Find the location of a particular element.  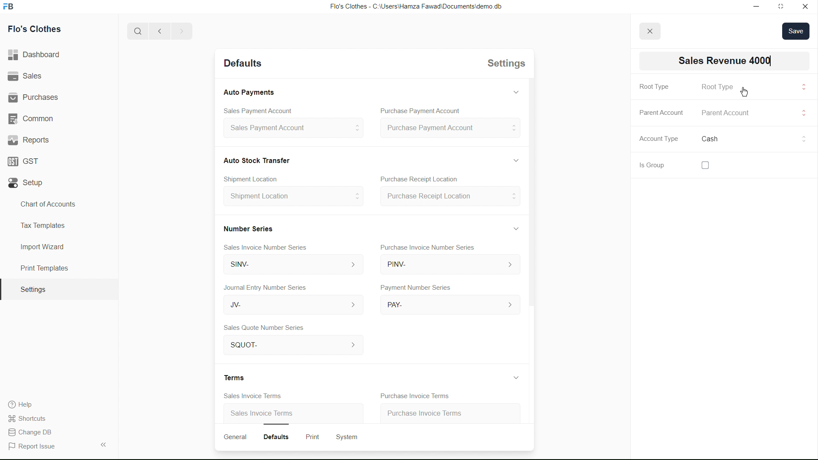

checkbox is located at coordinates (704, 165).